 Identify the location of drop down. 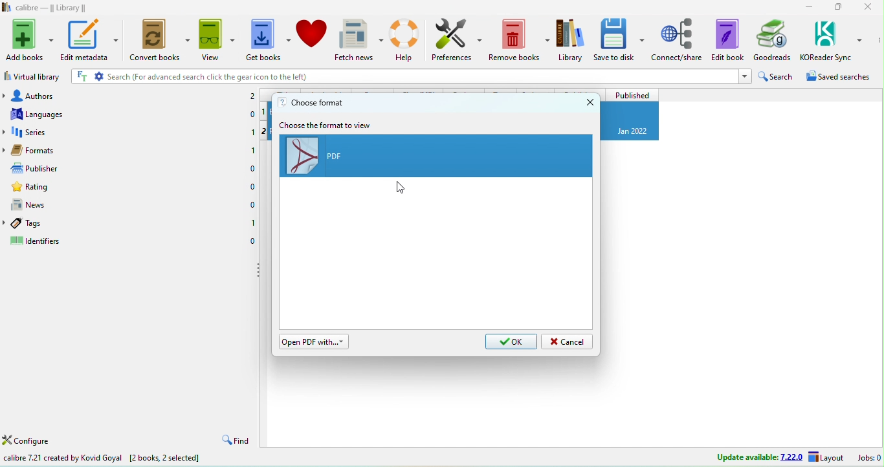
(6, 95).